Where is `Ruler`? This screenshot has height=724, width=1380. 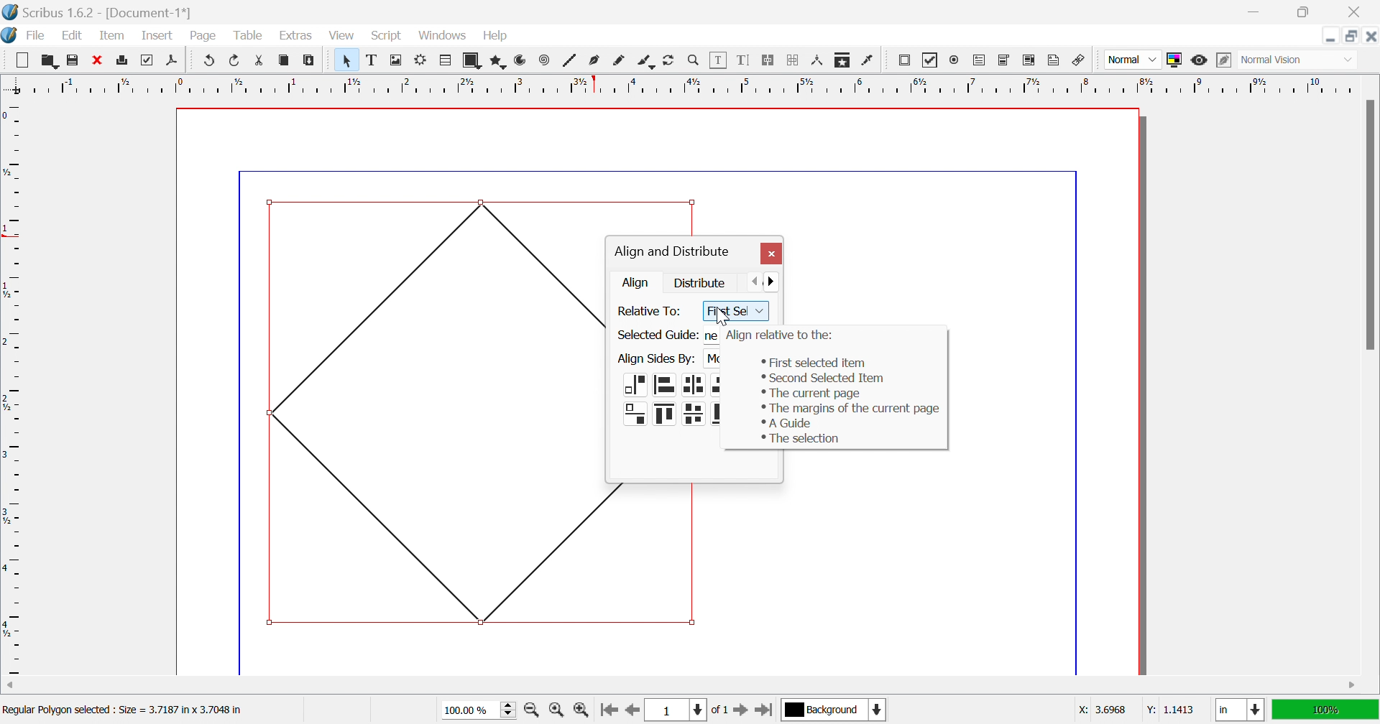 Ruler is located at coordinates (681, 84).